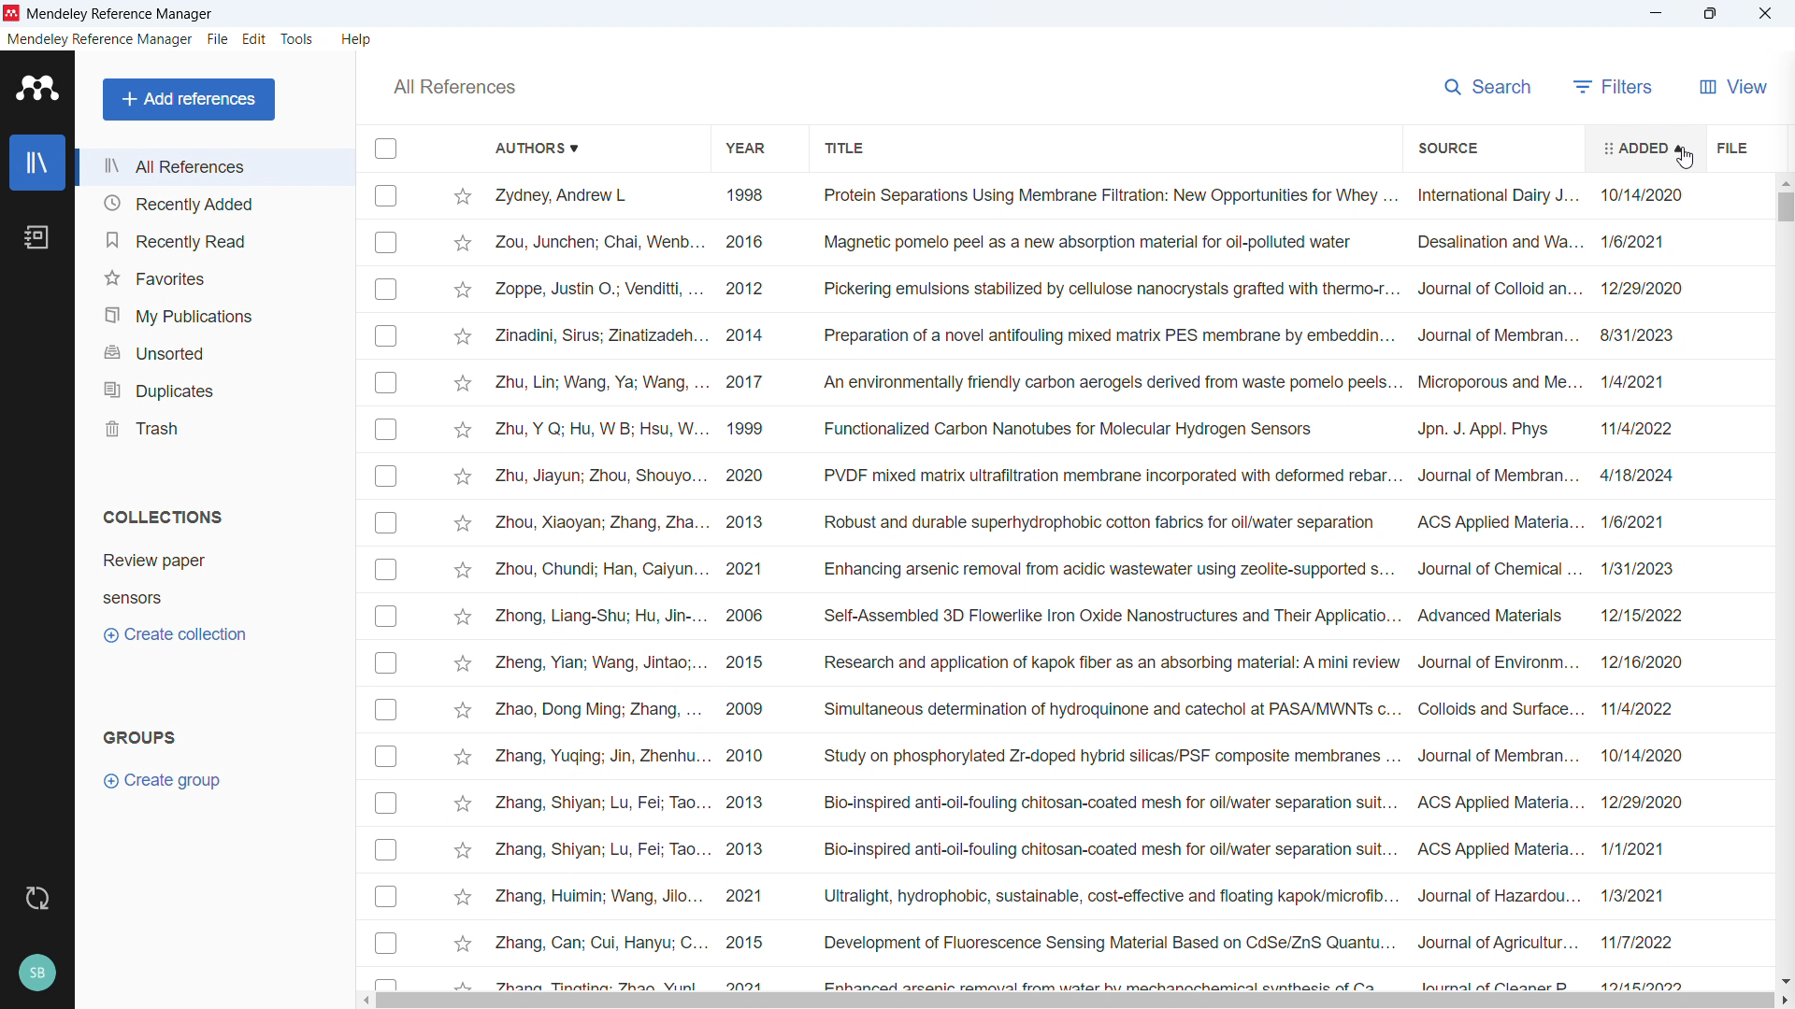 The width and height of the screenshot is (1795, 1009). I want to click on File , so click(1735, 146).